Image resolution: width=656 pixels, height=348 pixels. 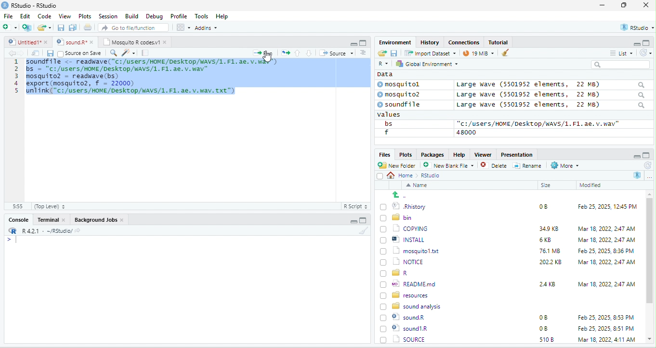 What do you see at coordinates (261, 53) in the screenshot?
I see `Run` at bounding box center [261, 53].